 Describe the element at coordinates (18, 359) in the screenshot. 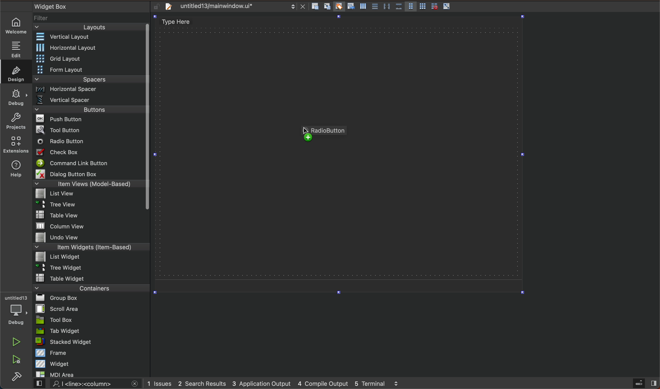

I see `run and debug` at that location.